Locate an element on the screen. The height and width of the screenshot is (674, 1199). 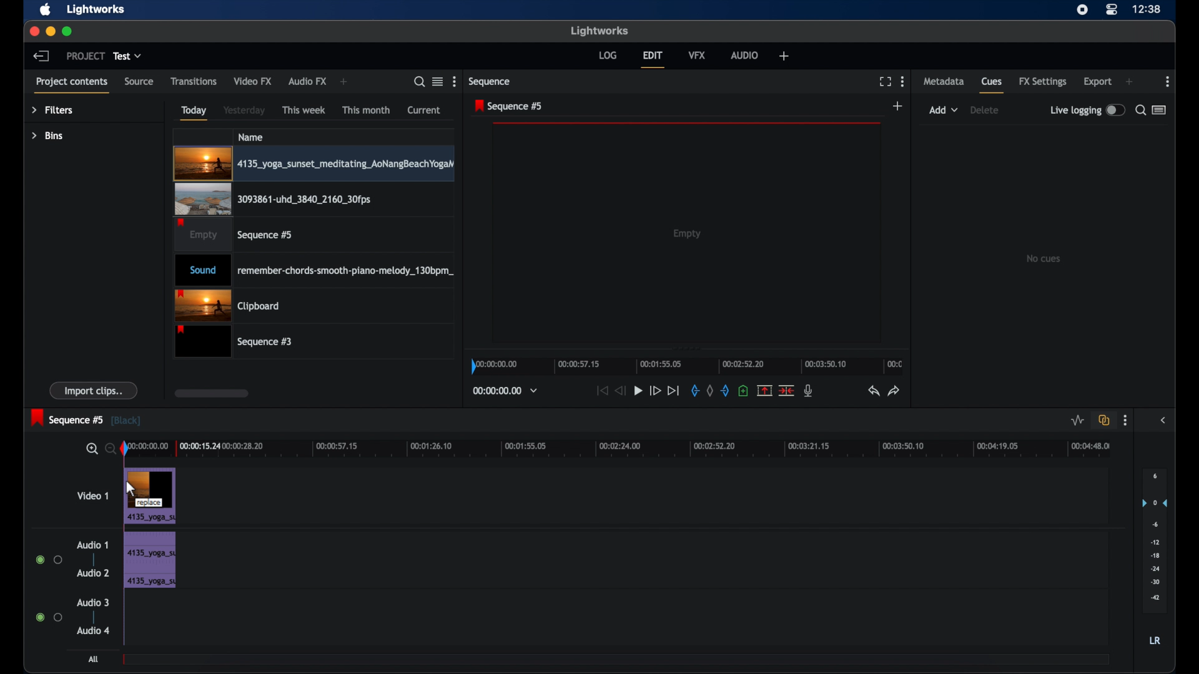
timecodes  and reels is located at coordinates (506, 391).